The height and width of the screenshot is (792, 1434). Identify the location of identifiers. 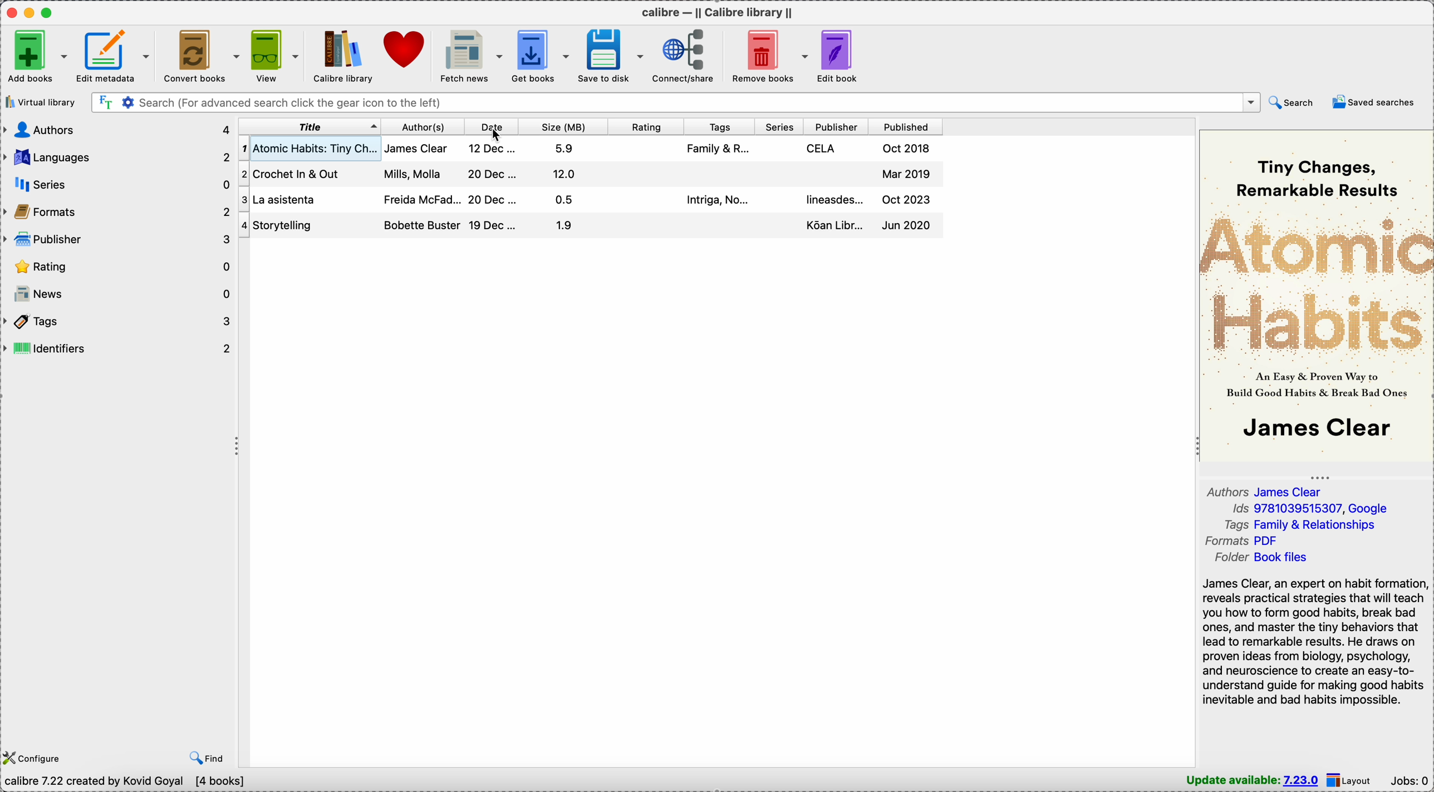
(119, 351).